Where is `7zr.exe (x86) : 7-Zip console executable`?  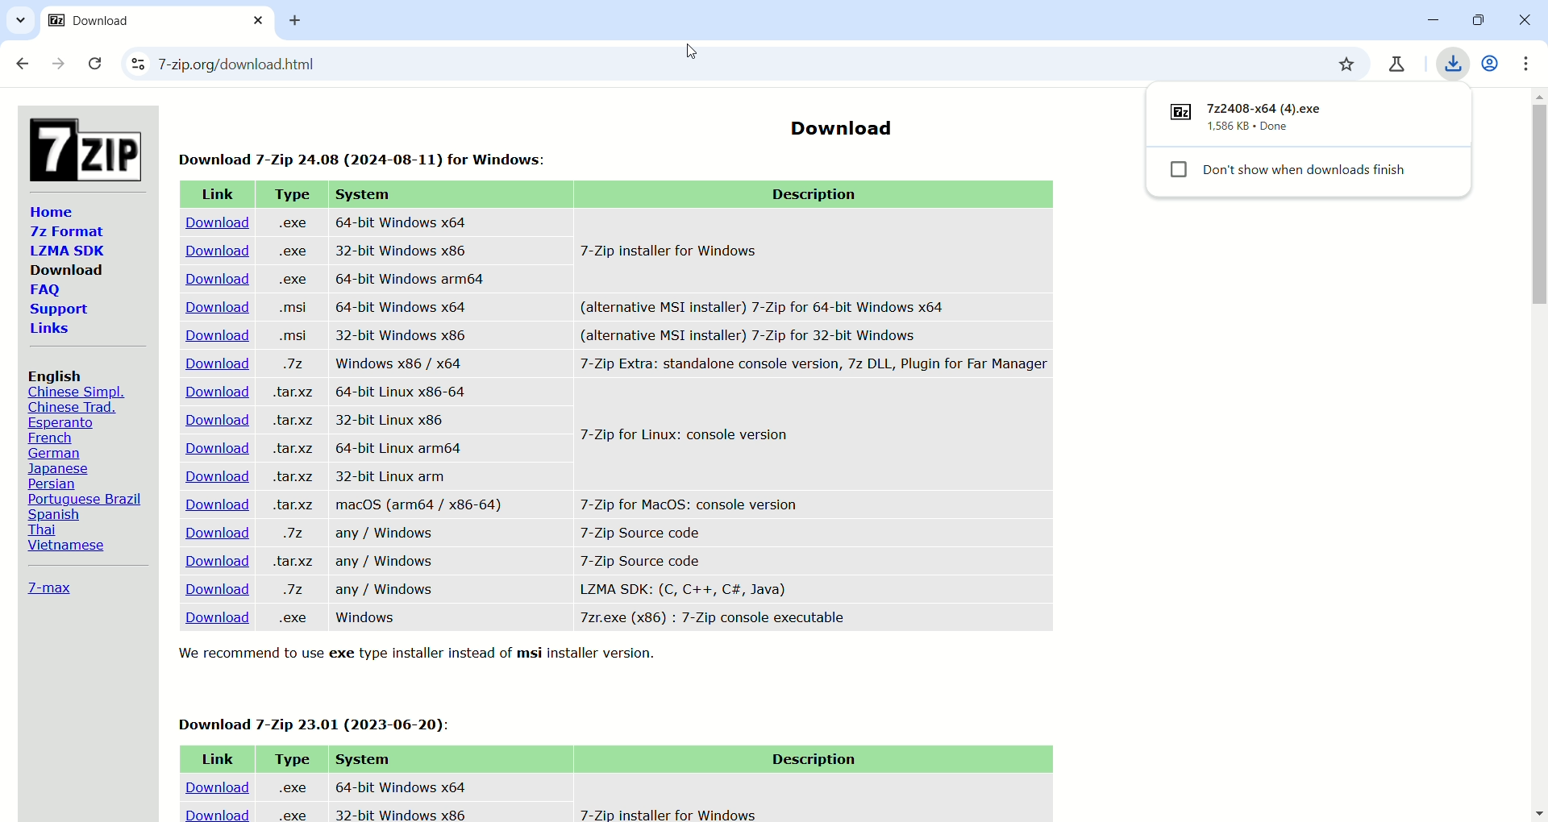
7zr.exe (x86) : 7-Zip console executable is located at coordinates (713, 618).